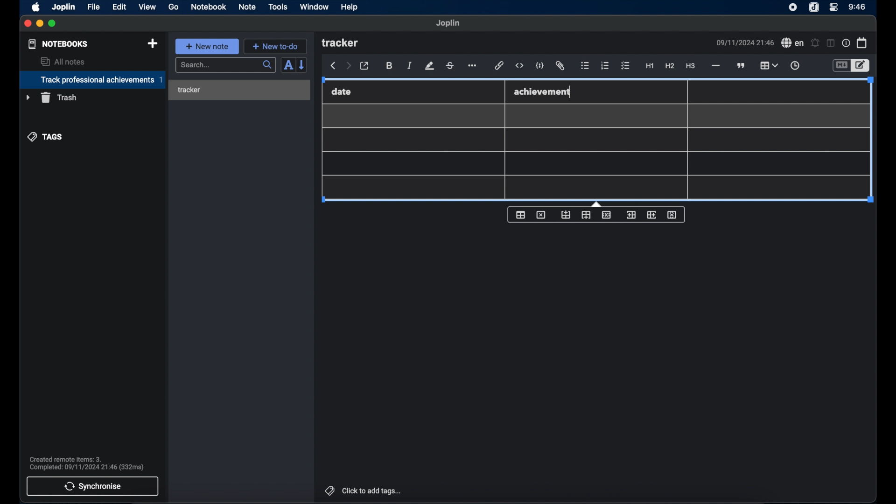 The width and height of the screenshot is (896, 504). Describe the element at coordinates (862, 42) in the screenshot. I see `calendar` at that location.